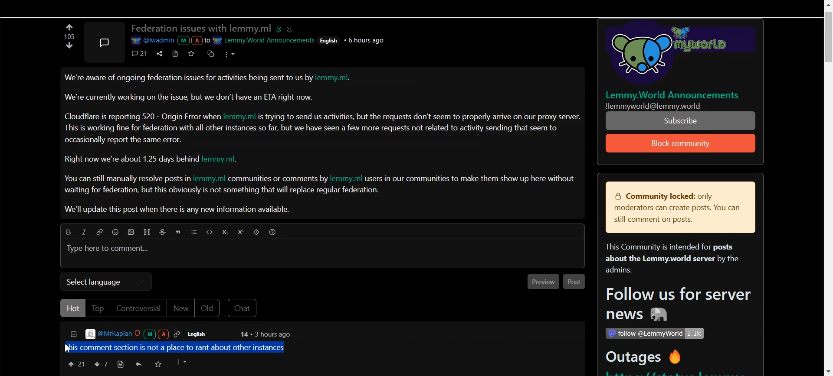 This screenshot has height=376, width=833. I want to click on Type here to comment..., so click(109, 249).